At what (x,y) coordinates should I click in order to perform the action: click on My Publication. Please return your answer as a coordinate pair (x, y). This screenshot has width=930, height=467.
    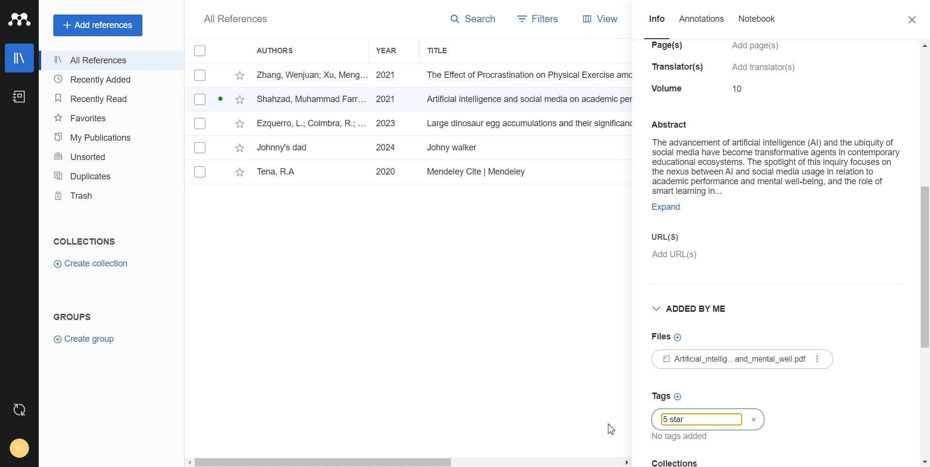
    Looking at the image, I should click on (109, 135).